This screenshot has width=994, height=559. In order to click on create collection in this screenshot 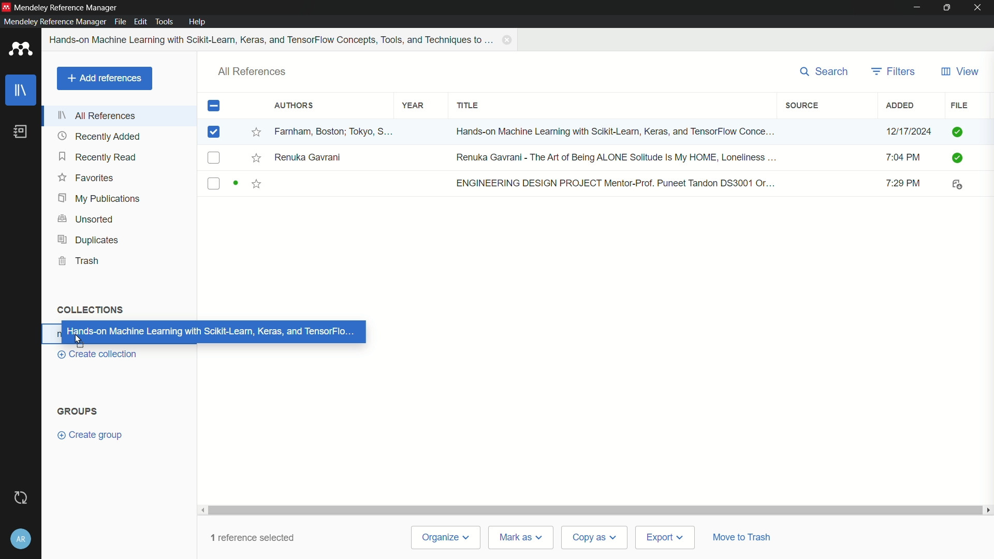, I will do `click(95, 355)`.